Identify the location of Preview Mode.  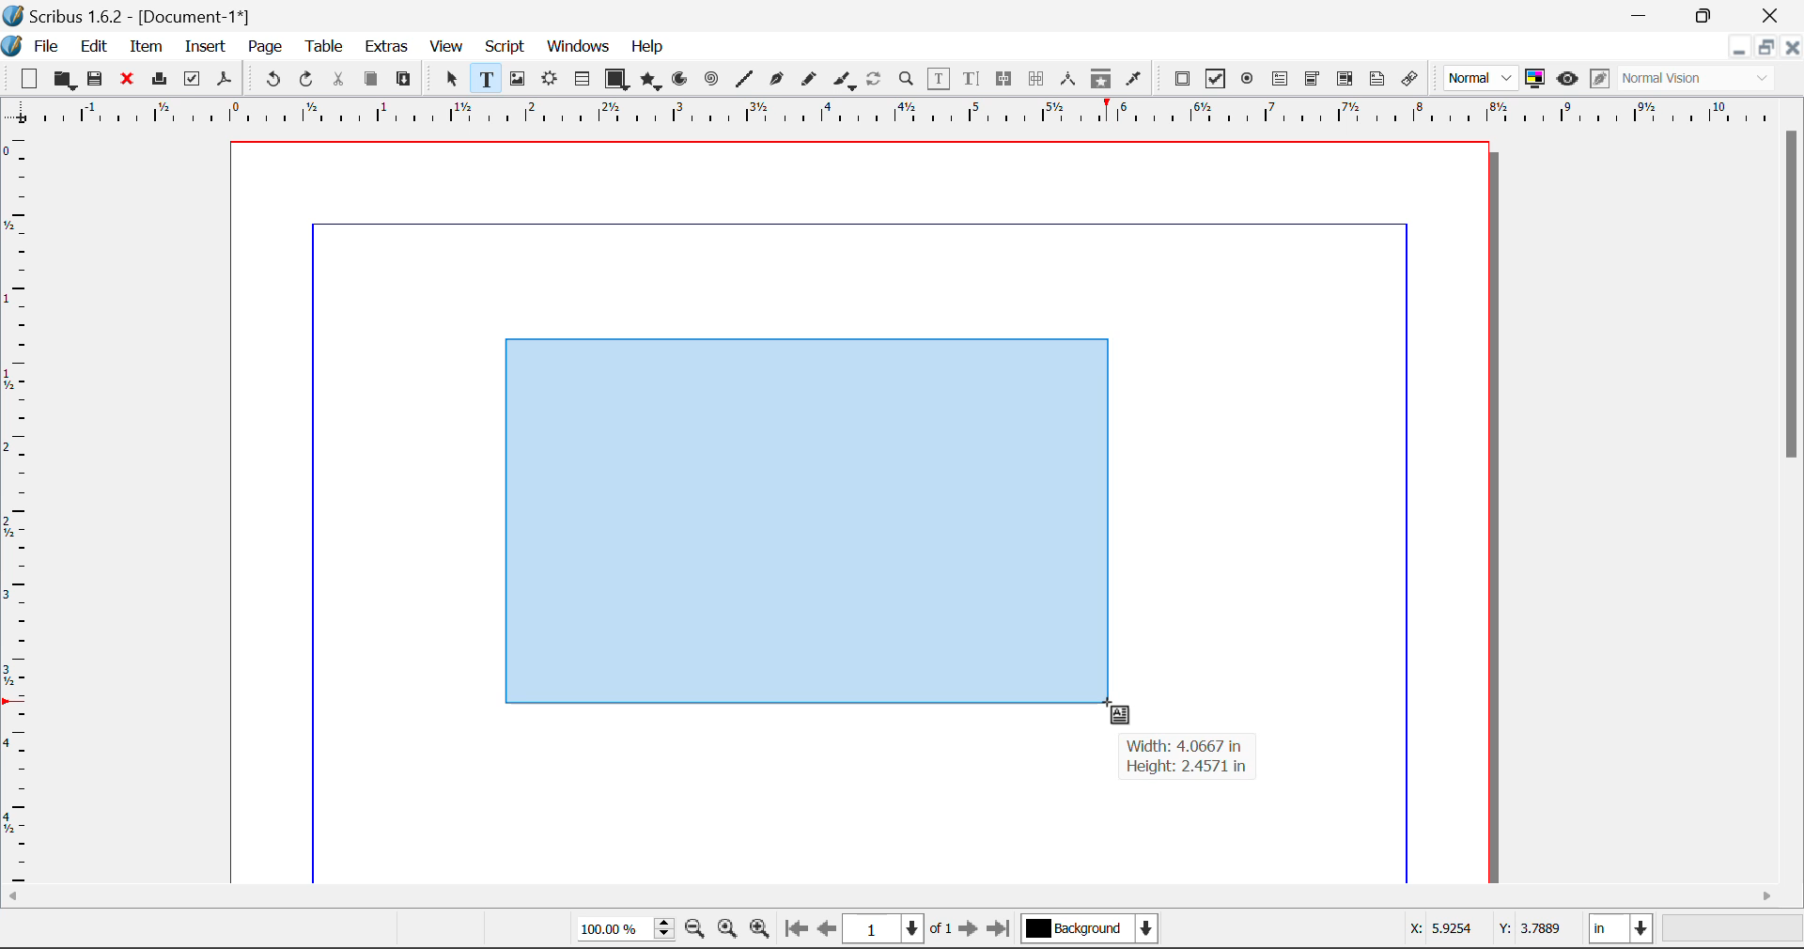
(1482, 79).